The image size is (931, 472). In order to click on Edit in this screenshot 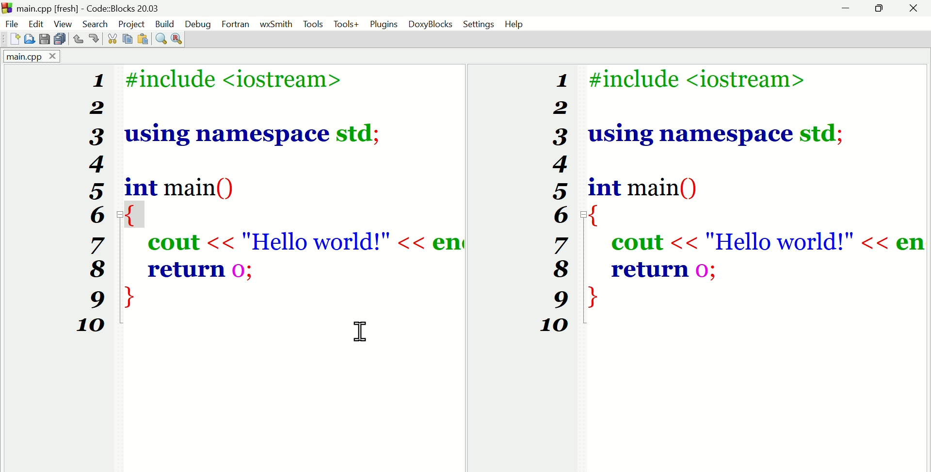, I will do `click(37, 24)`.